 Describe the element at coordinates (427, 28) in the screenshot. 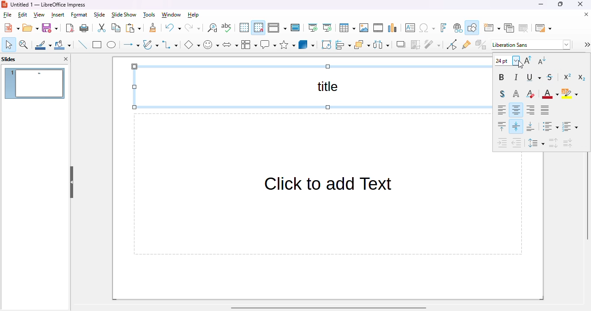

I see `insert special characters` at that location.